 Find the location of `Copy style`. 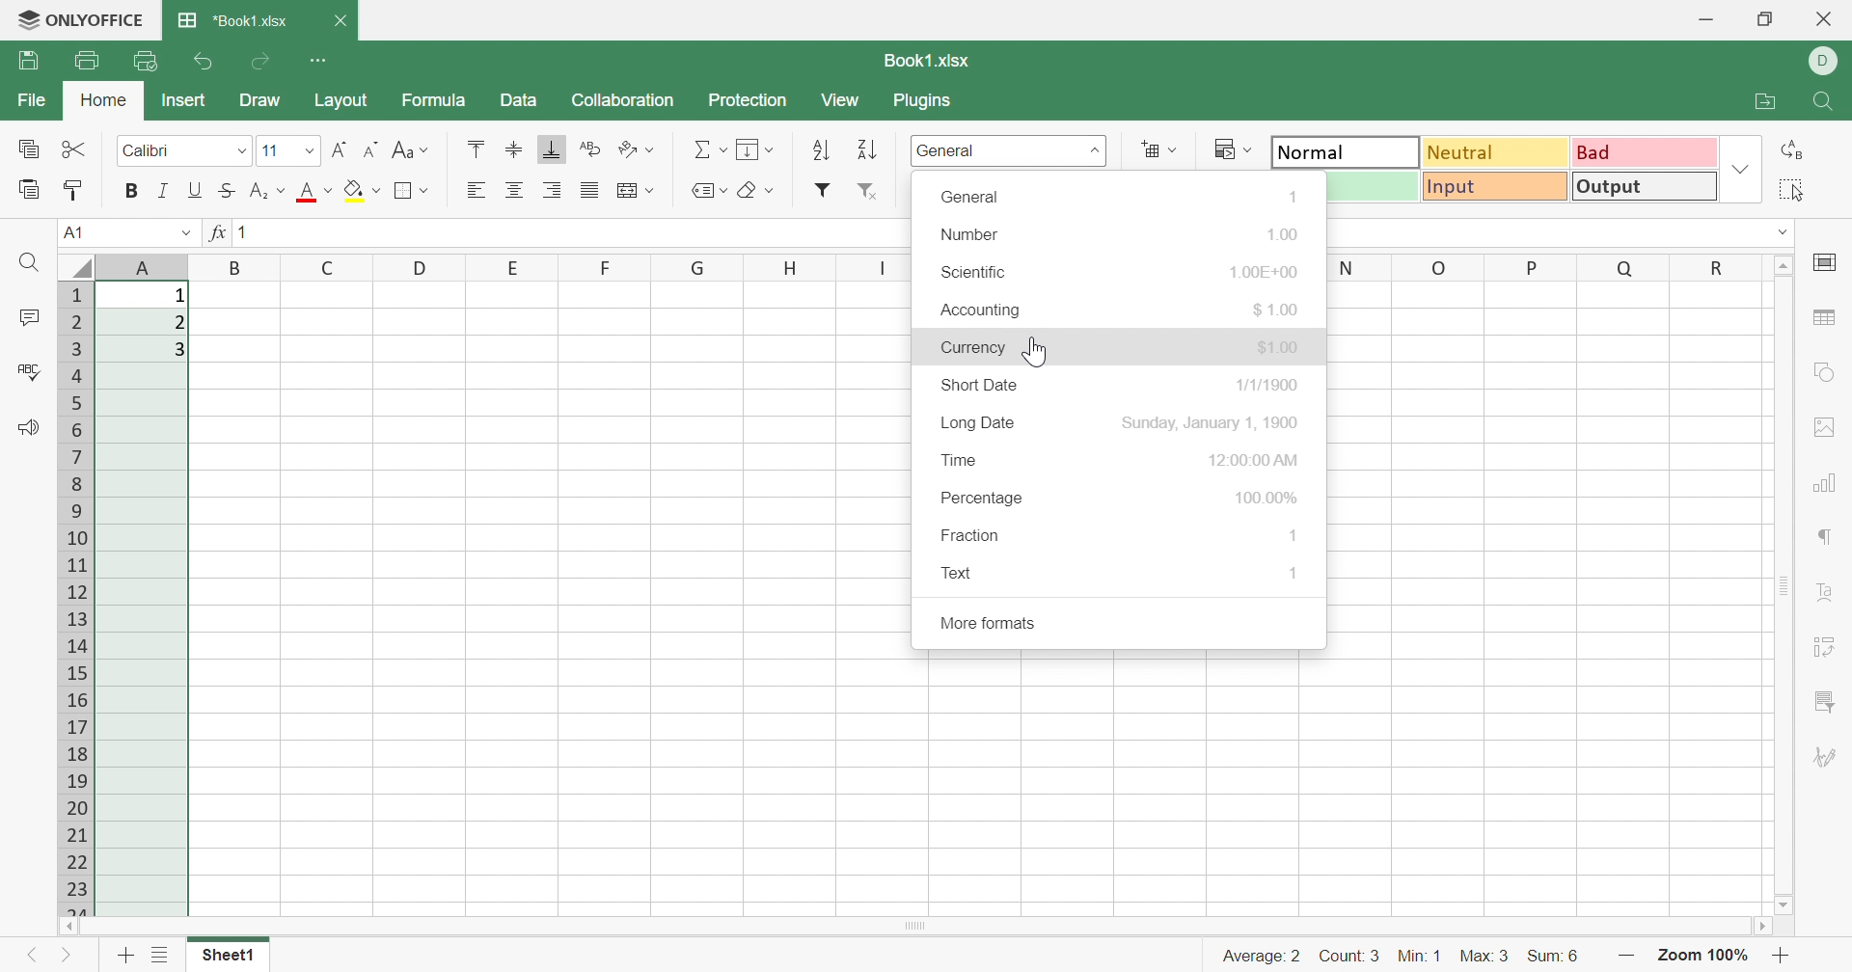

Copy style is located at coordinates (73, 190).